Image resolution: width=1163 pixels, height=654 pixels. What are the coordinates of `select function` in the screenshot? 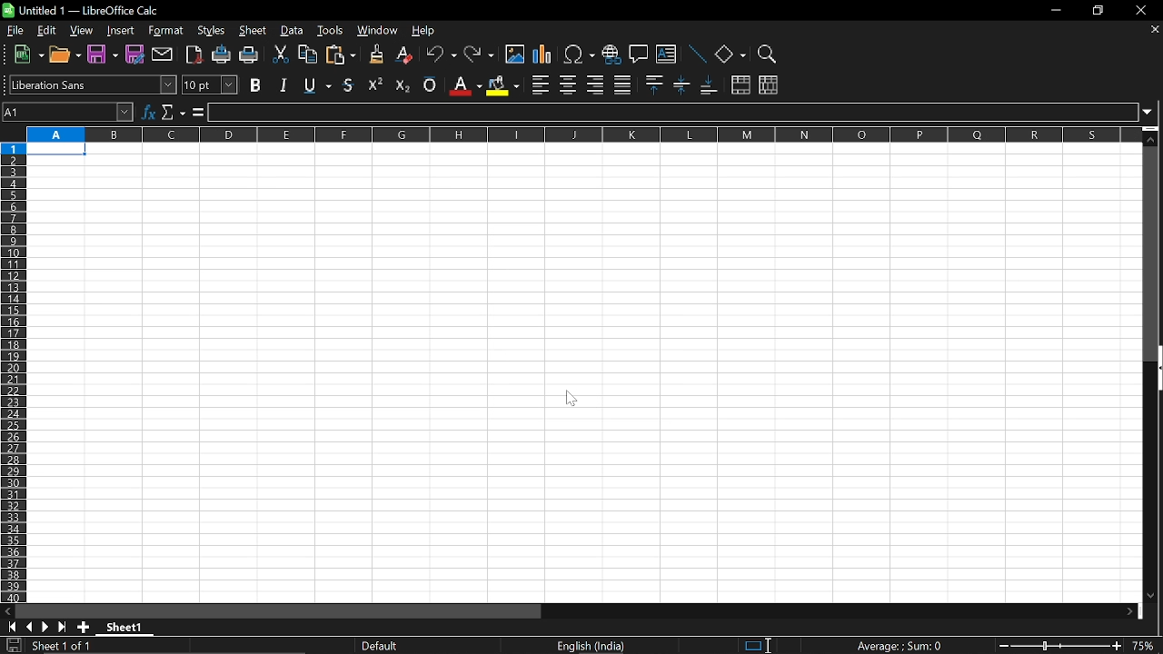 It's located at (173, 110).